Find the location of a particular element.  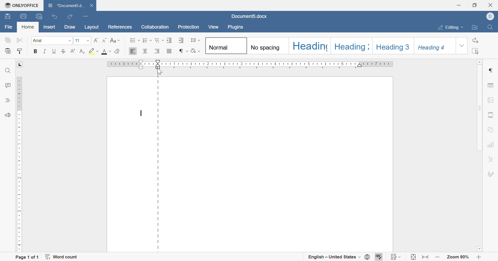

select all is located at coordinates (478, 51).